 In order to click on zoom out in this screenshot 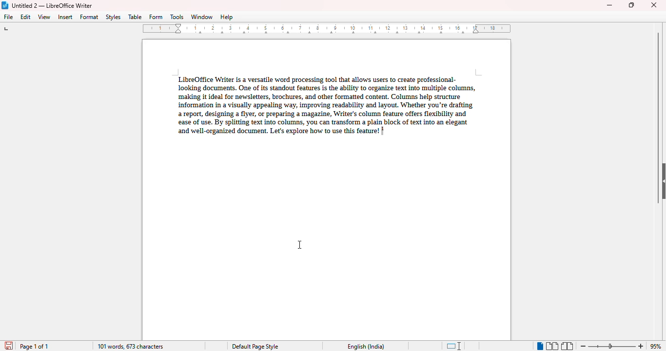, I will do `click(584, 346)`.